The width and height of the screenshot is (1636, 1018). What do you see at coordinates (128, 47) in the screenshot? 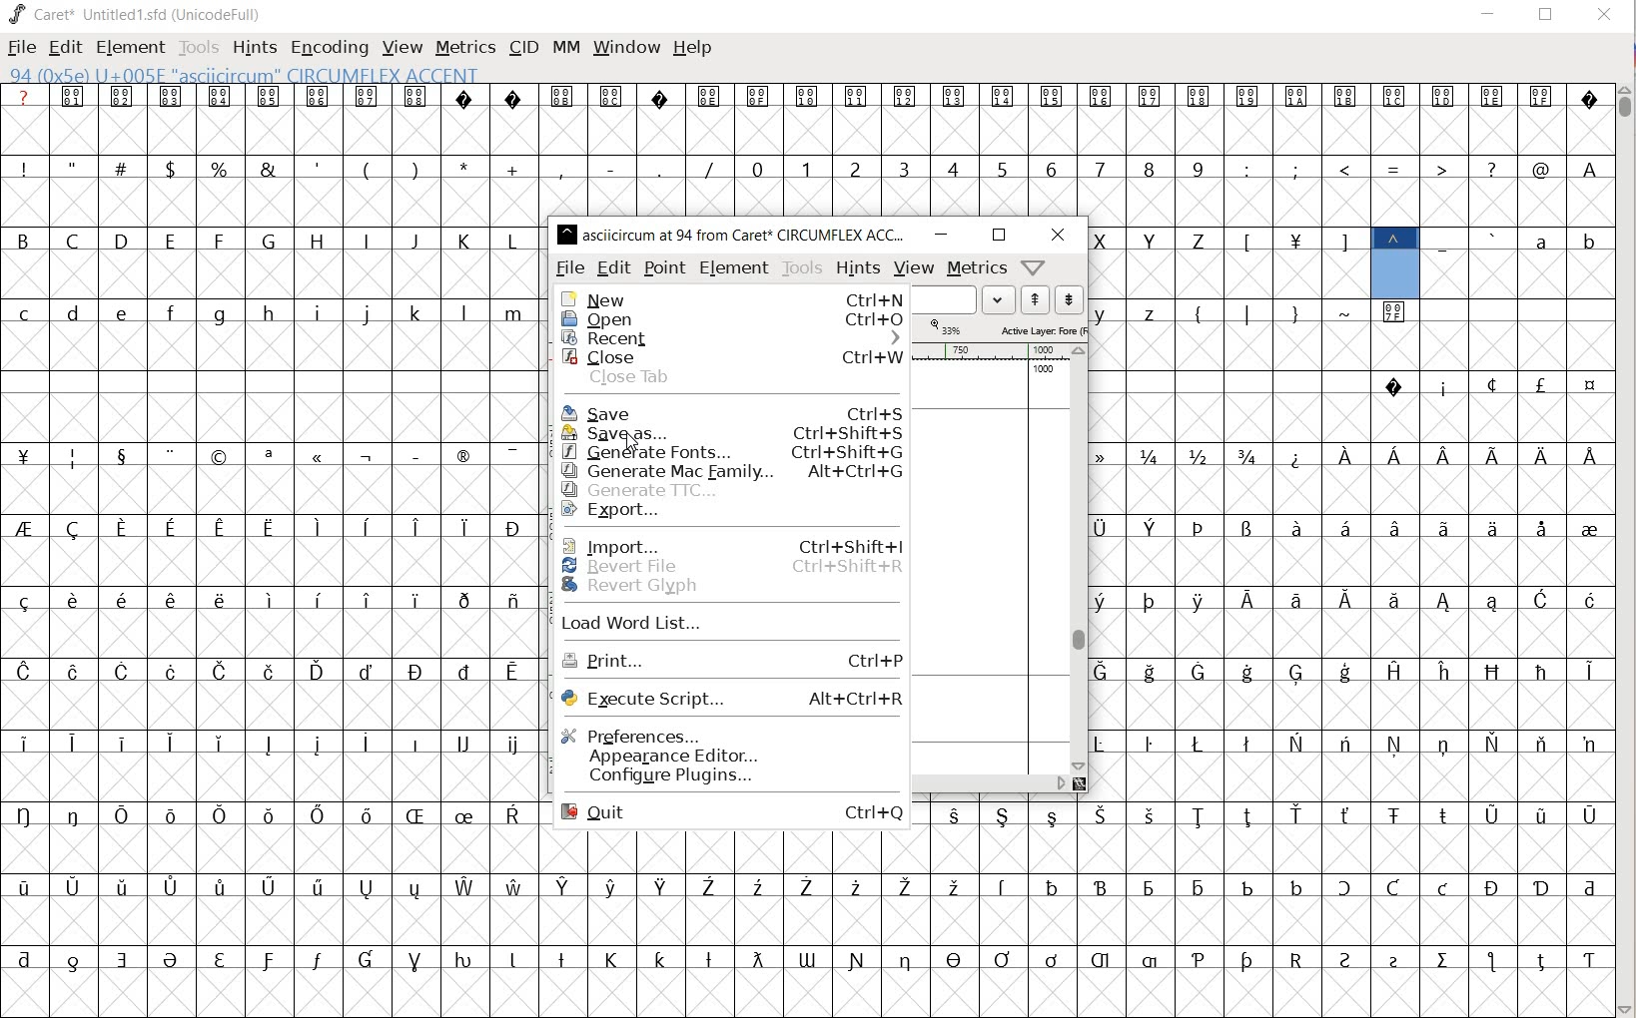
I see `ELEMENT` at bounding box center [128, 47].